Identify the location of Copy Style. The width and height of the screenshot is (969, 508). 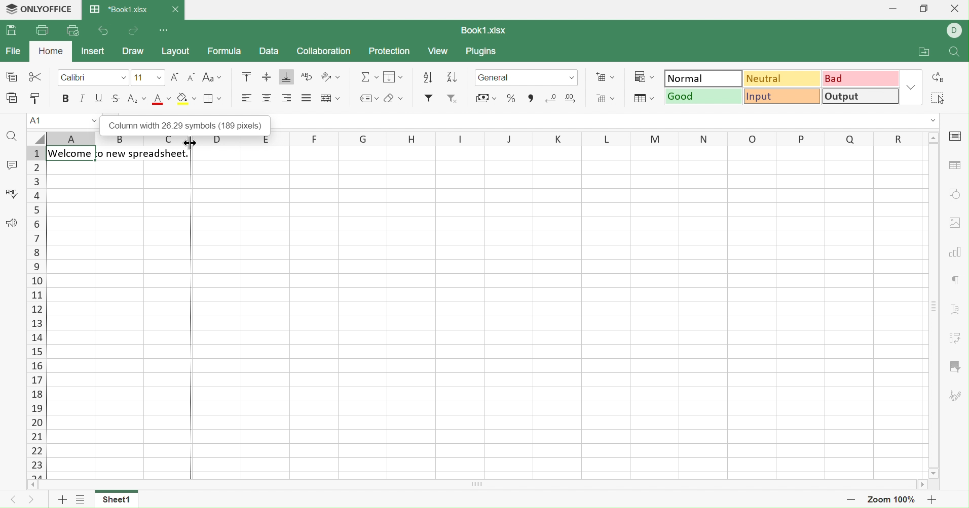
(36, 98).